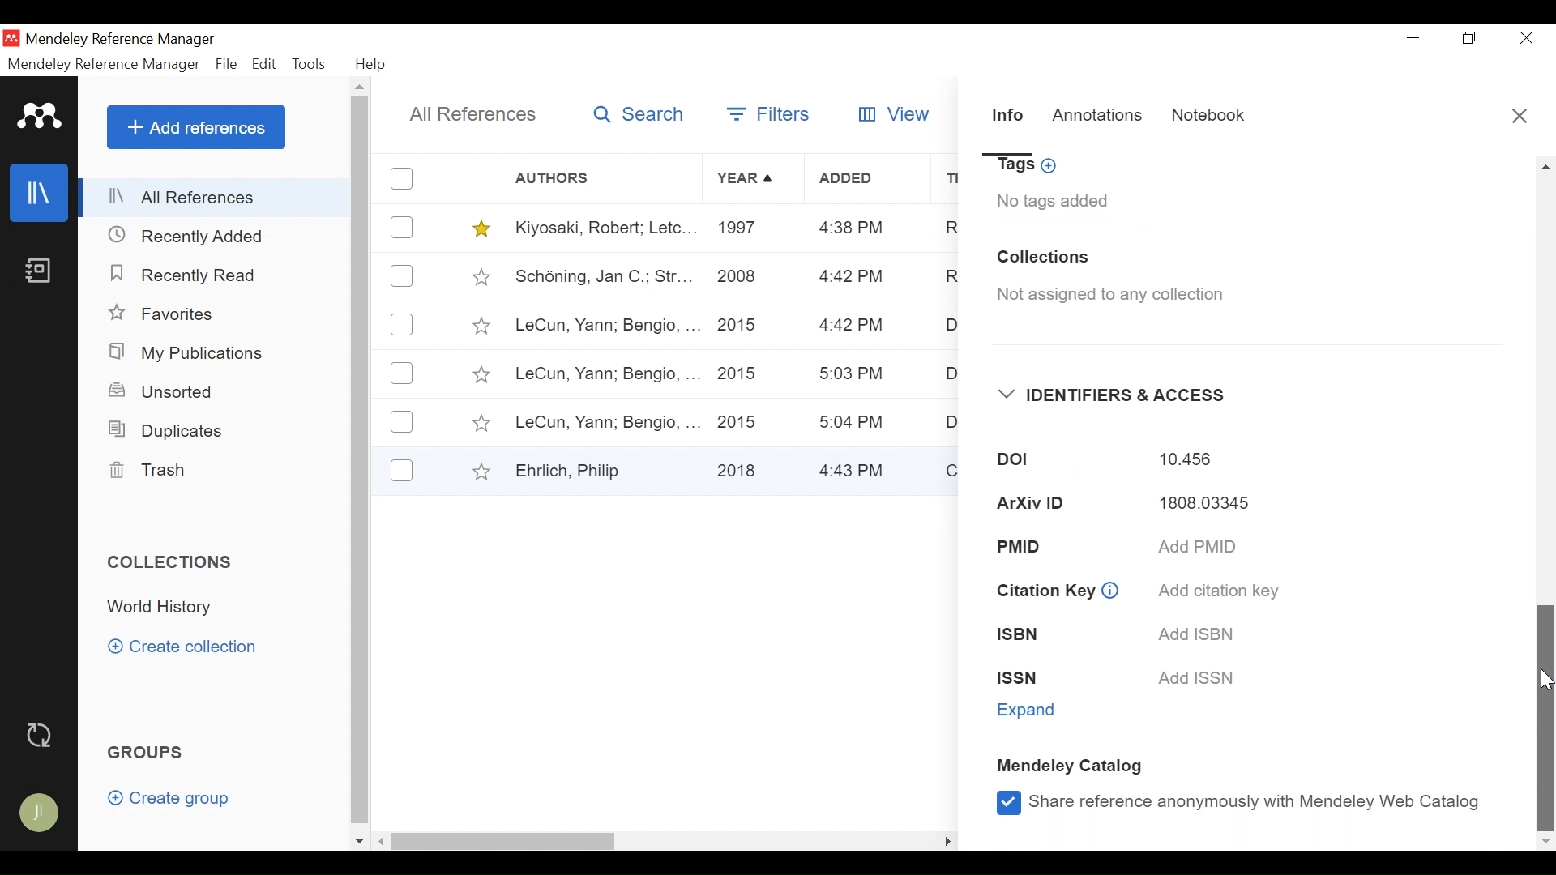 The width and height of the screenshot is (1556, 875). Describe the element at coordinates (1185, 460) in the screenshot. I see `10.456` at that location.